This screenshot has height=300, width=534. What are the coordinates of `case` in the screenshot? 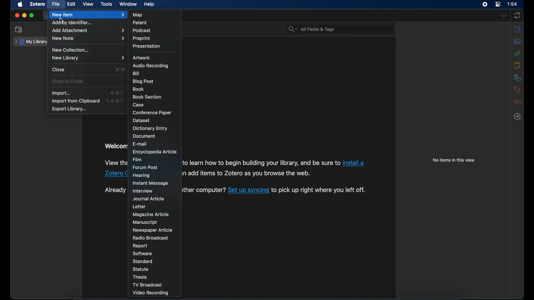 It's located at (139, 105).